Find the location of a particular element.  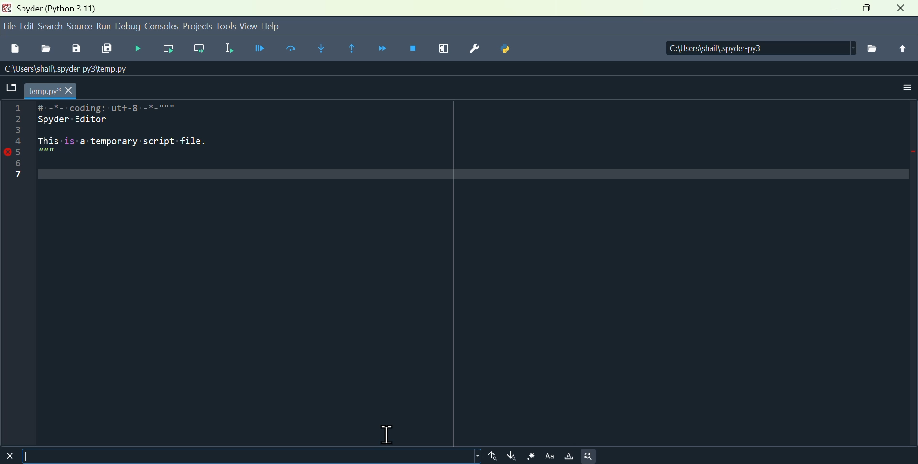

Debug is located at coordinates (142, 50).